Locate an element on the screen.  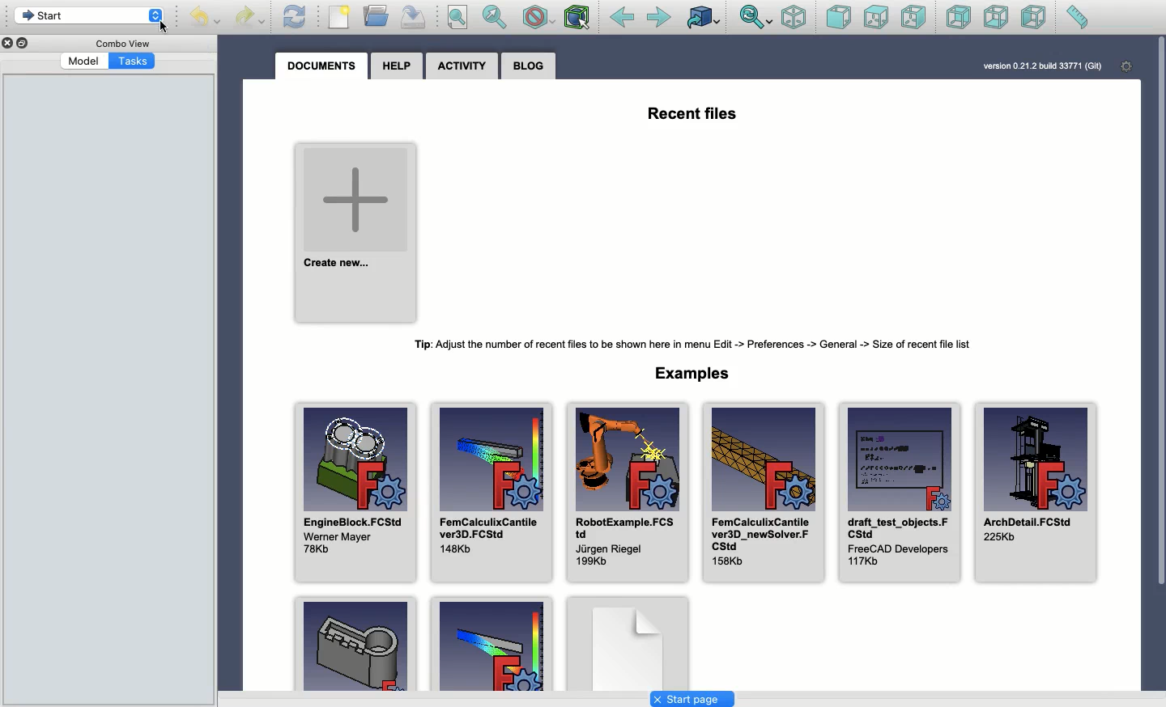
FemCalculixCantile ver3D_newSolver.FCStd 158Kb is located at coordinates (761, 493).